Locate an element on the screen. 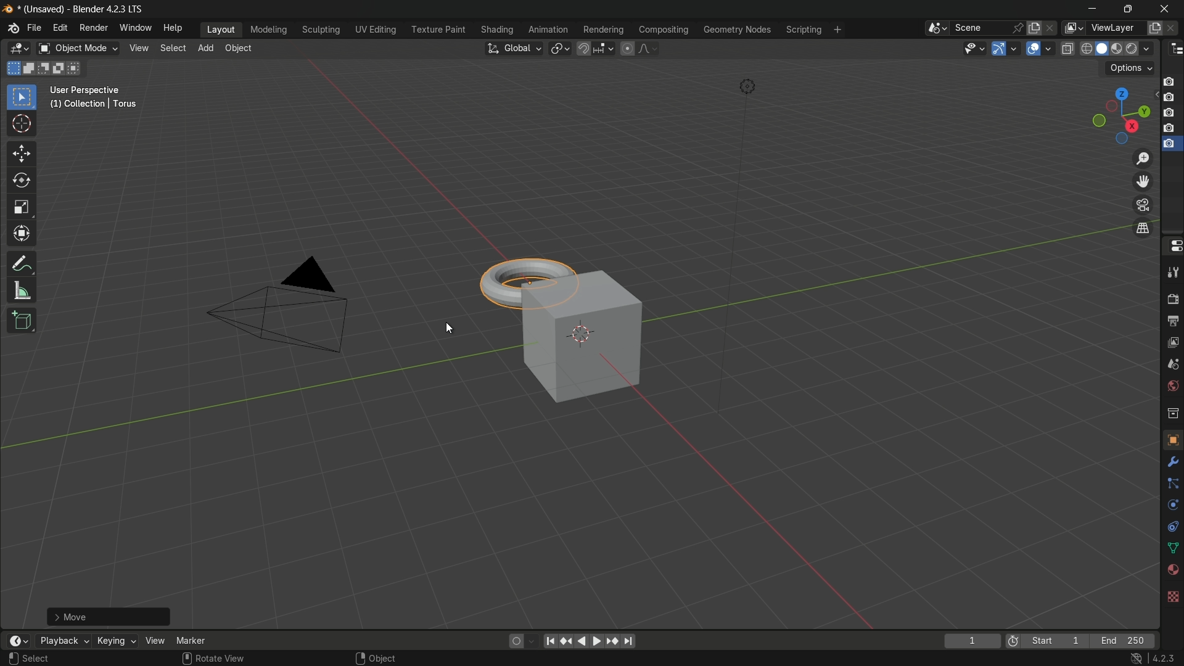 The height and width of the screenshot is (666, 1184). add scene is located at coordinates (1034, 28).